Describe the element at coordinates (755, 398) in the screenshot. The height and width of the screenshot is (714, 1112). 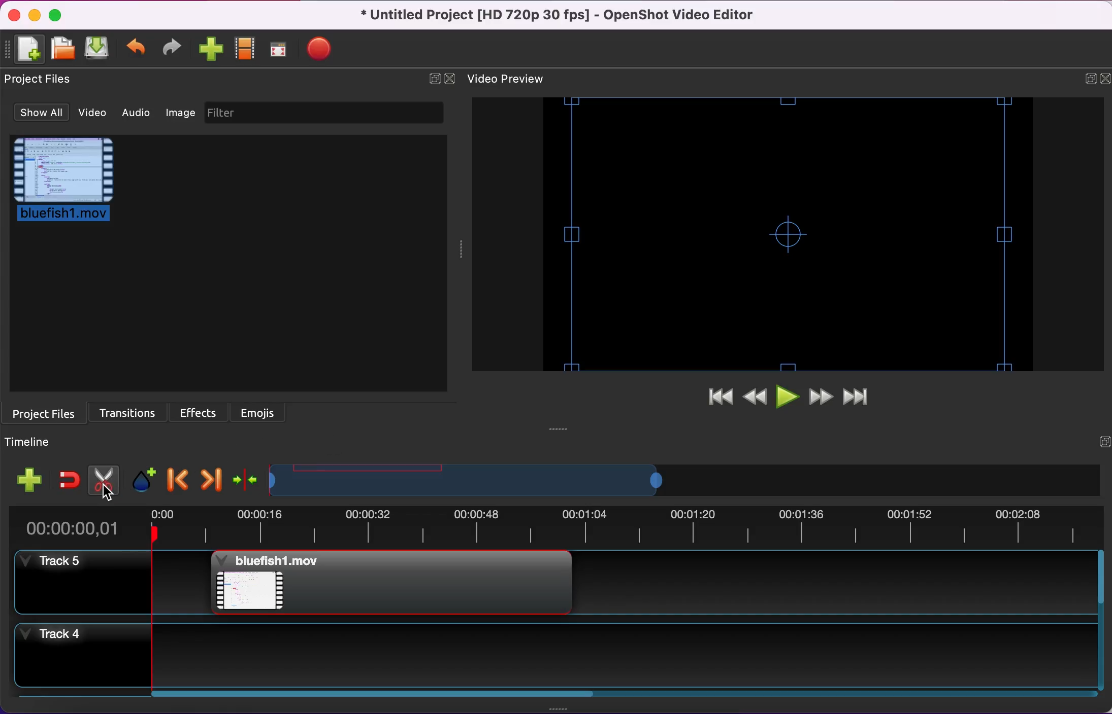
I see `rewind` at that location.